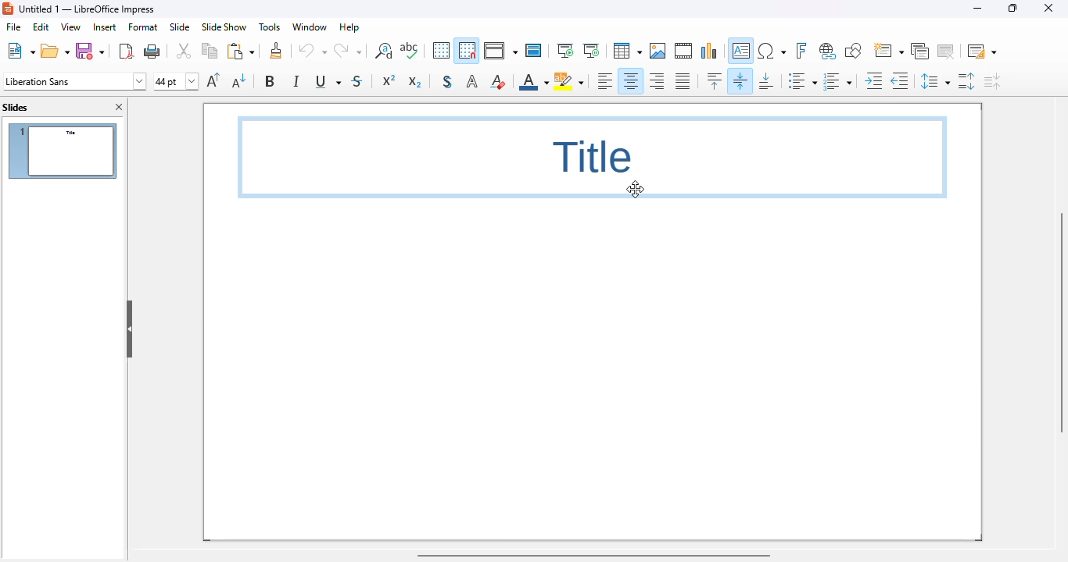 This screenshot has height=562, width=1068. What do you see at coordinates (1048, 8) in the screenshot?
I see `close` at bounding box center [1048, 8].